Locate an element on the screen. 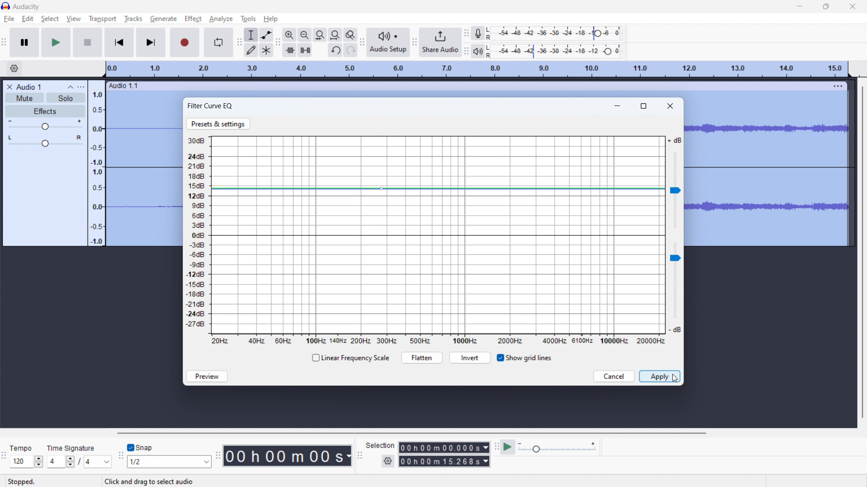 This screenshot has width=867, height=487. logo is located at coordinates (6, 5).